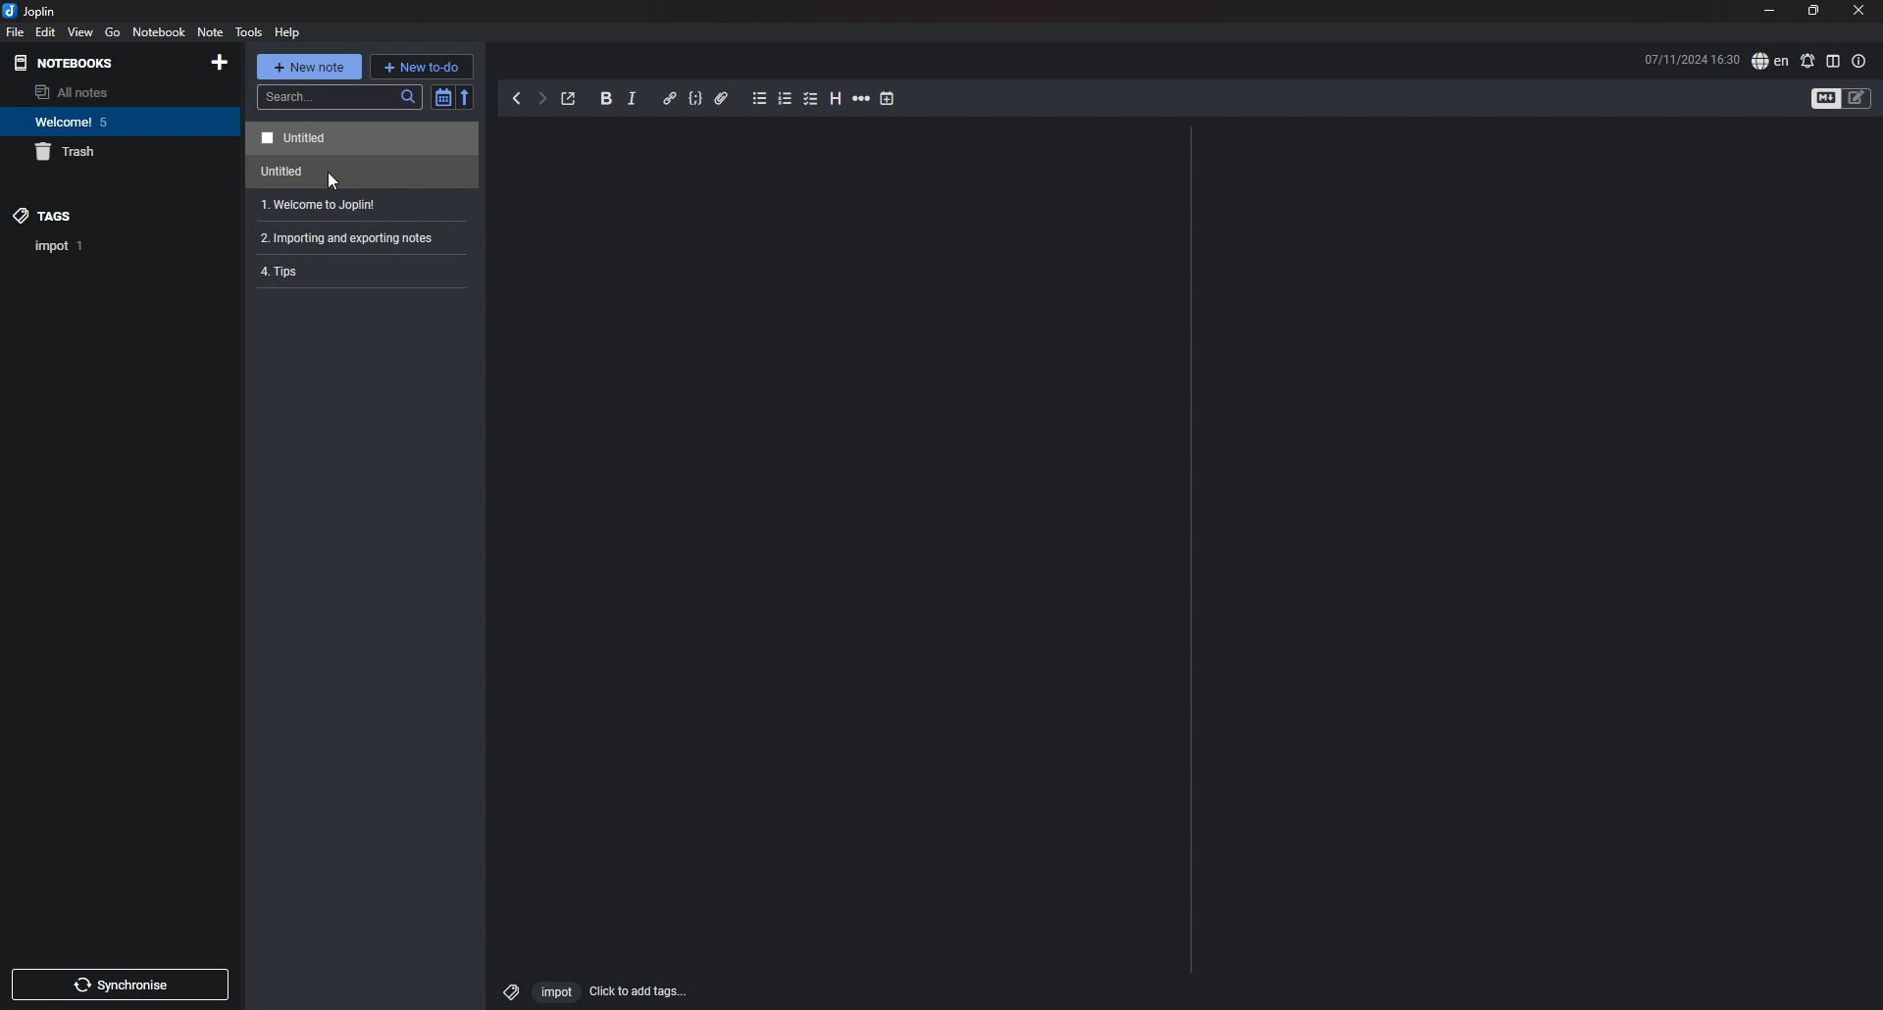  I want to click on joplin, so click(33, 12).